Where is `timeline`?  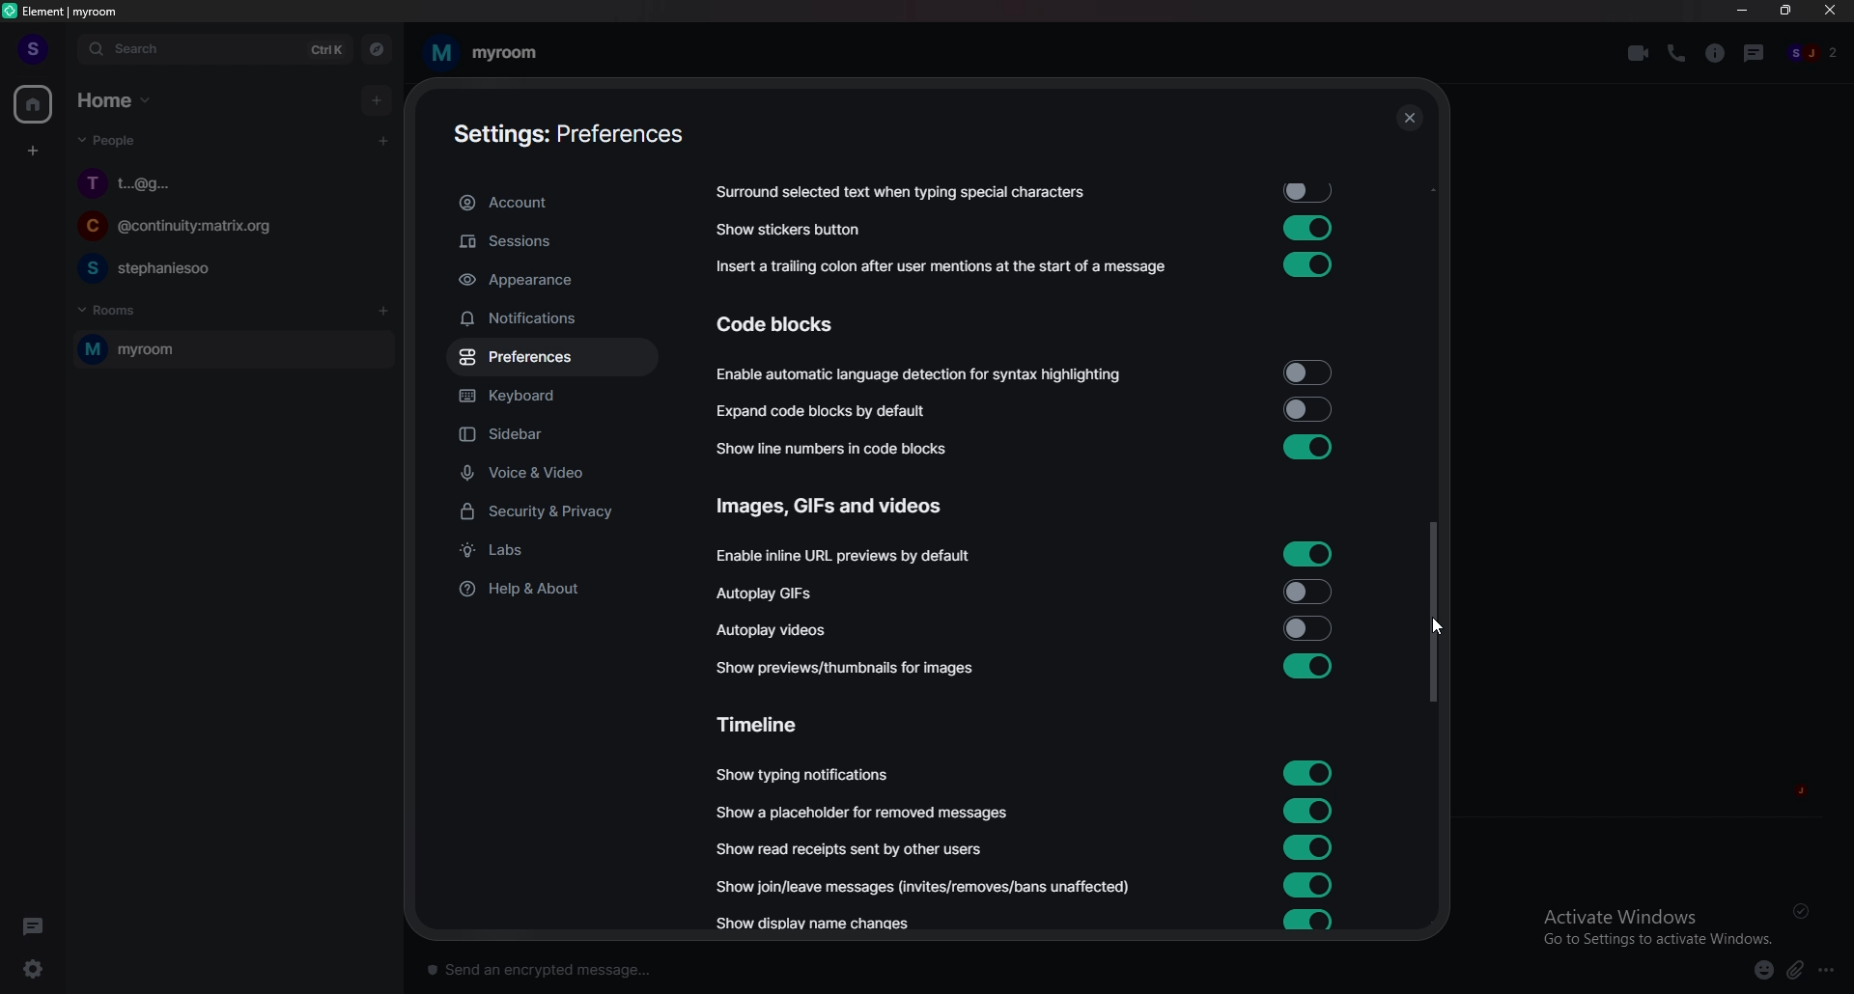 timeline is located at coordinates (768, 723).